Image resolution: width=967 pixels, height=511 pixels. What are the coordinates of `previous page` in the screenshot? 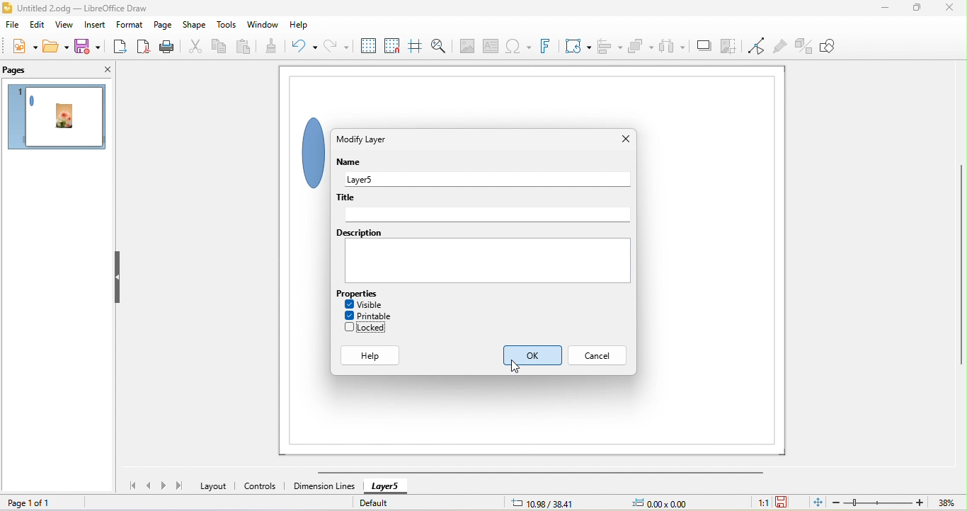 It's located at (149, 486).